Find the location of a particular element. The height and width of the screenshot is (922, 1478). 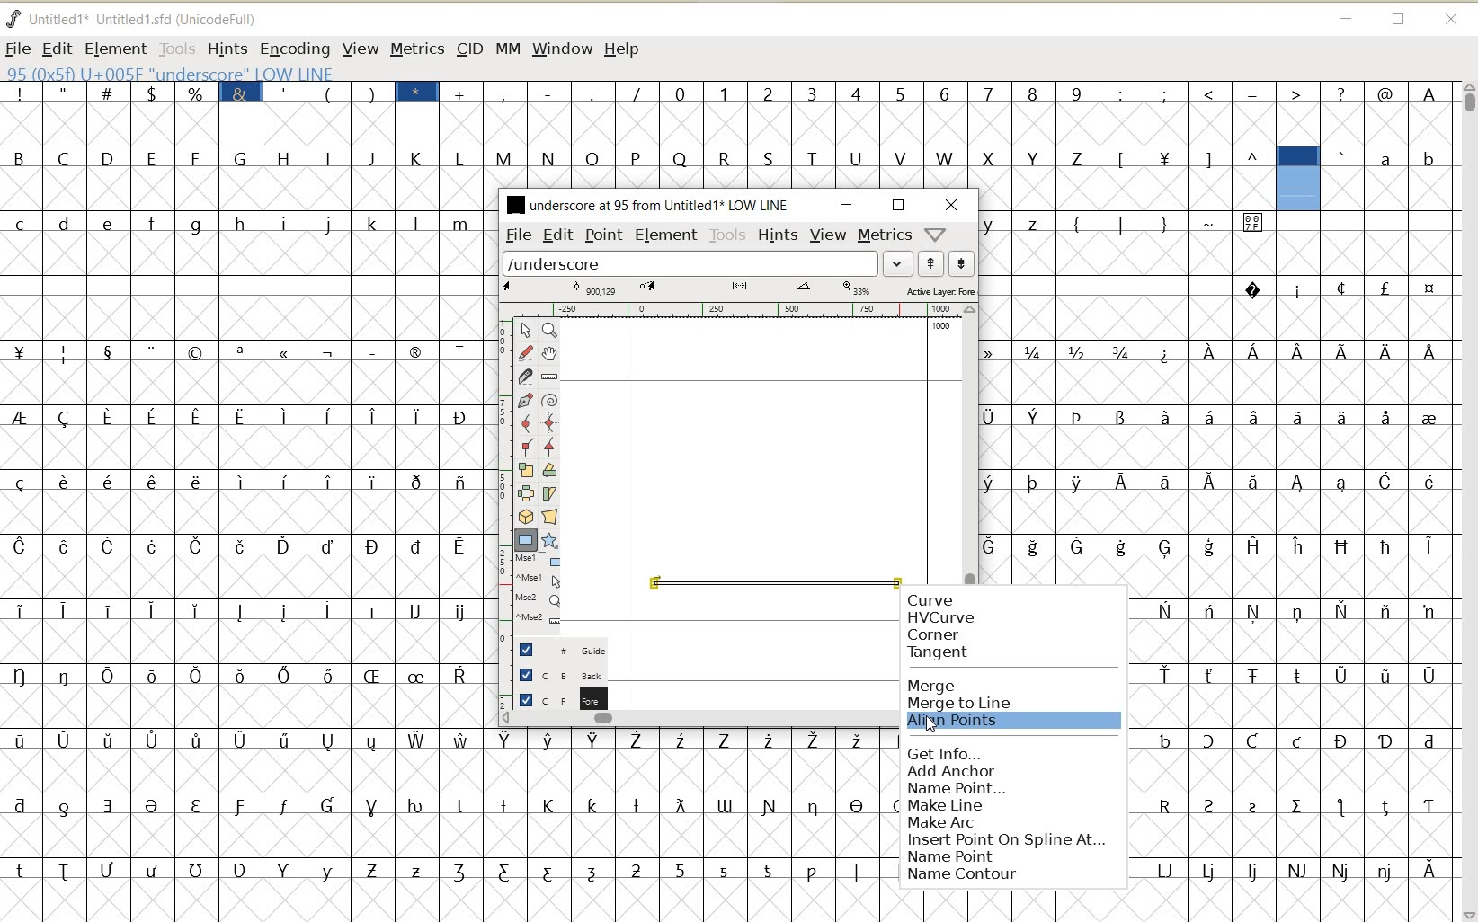

perform a perspective transformation on the selection is located at coordinates (549, 517).